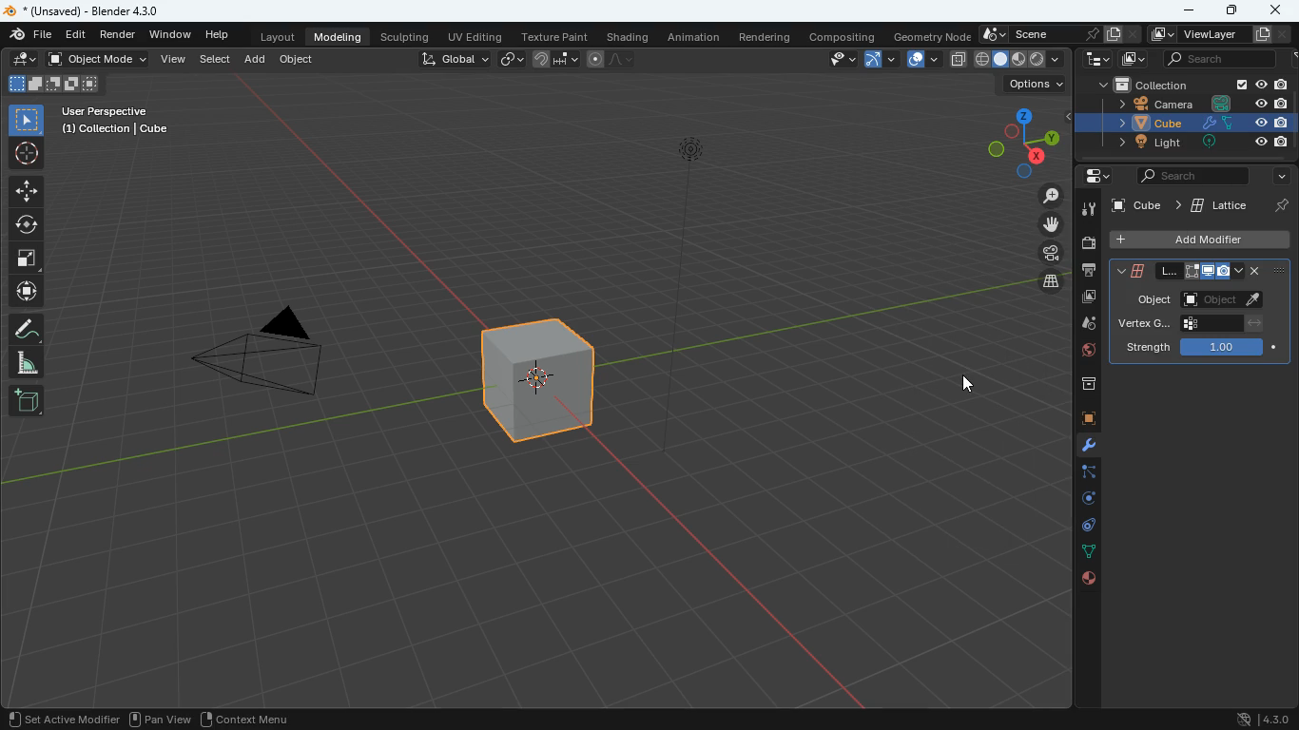  I want to click on blender, so click(91, 10).